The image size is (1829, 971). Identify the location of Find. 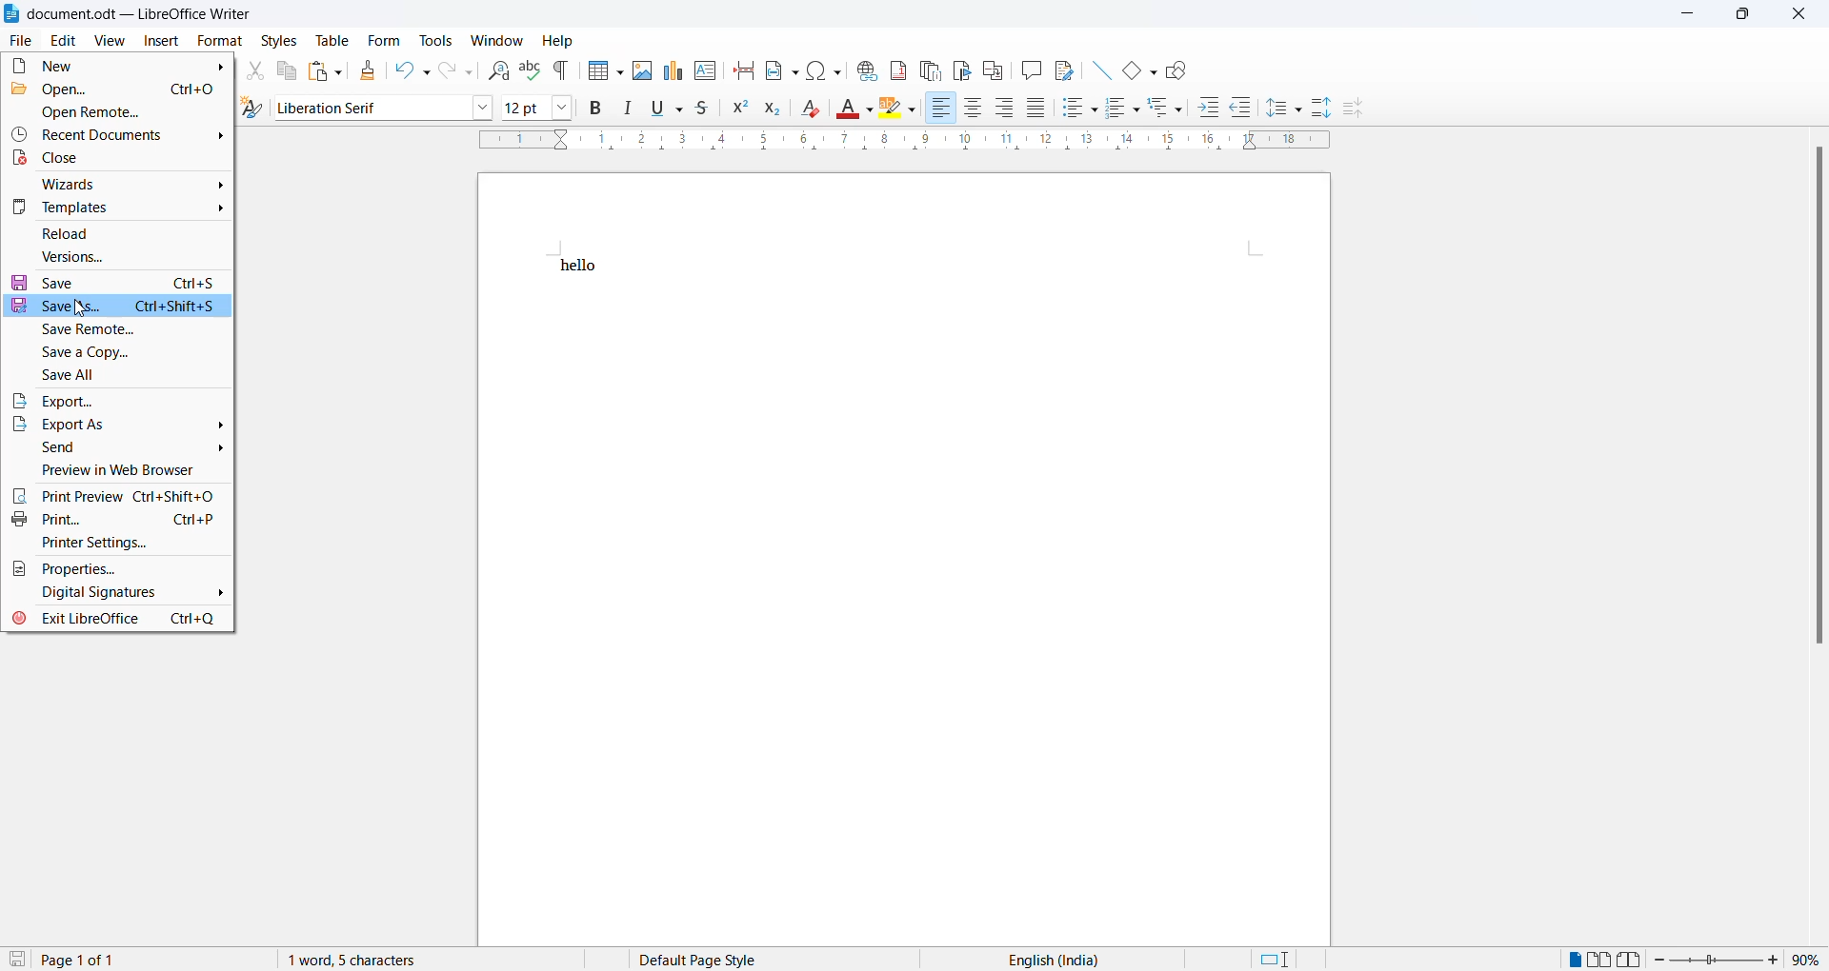
(493, 72).